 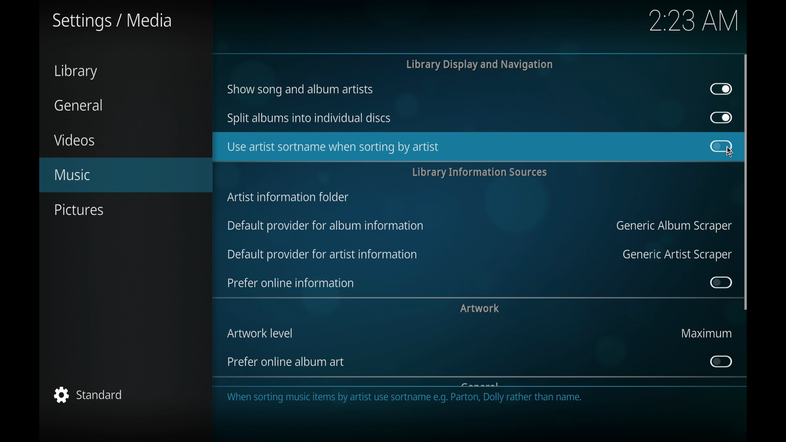 I want to click on library display and navigation, so click(x=479, y=64).